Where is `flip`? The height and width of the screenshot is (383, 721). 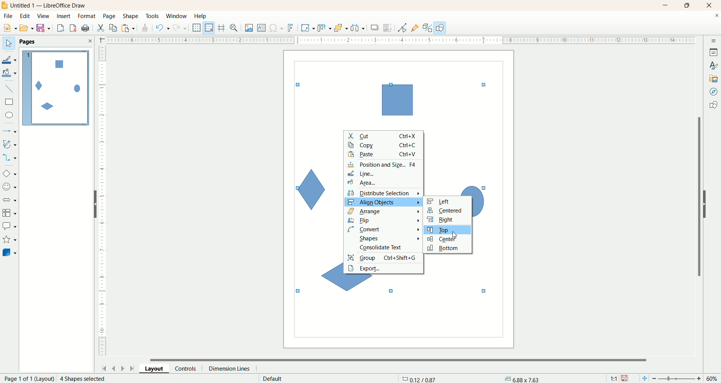 flip is located at coordinates (385, 220).